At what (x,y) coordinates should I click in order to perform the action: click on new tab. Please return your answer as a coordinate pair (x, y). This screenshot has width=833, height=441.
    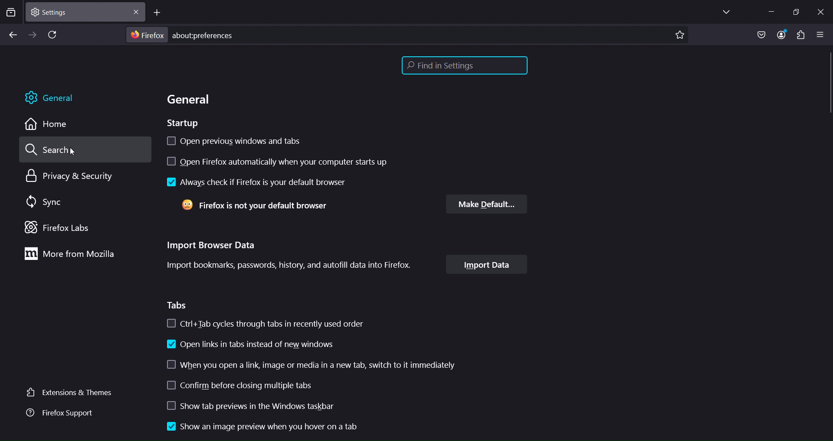
    Looking at the image, I should click on (157, 13).